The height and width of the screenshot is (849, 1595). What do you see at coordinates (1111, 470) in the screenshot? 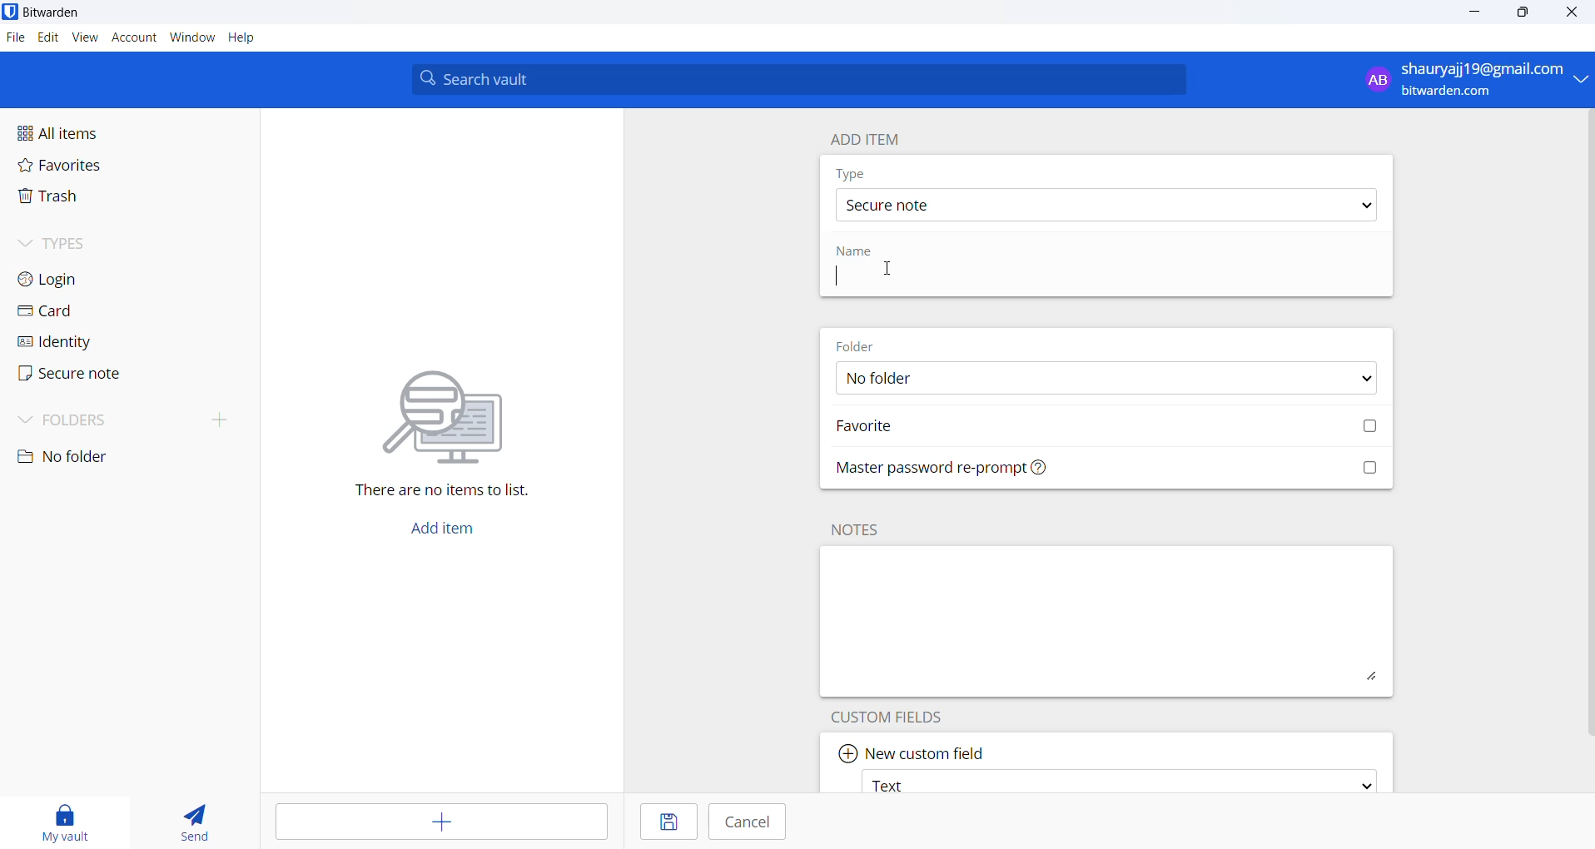
I see `master password re-prompt checkbox` at bounding box center [1111, 470].